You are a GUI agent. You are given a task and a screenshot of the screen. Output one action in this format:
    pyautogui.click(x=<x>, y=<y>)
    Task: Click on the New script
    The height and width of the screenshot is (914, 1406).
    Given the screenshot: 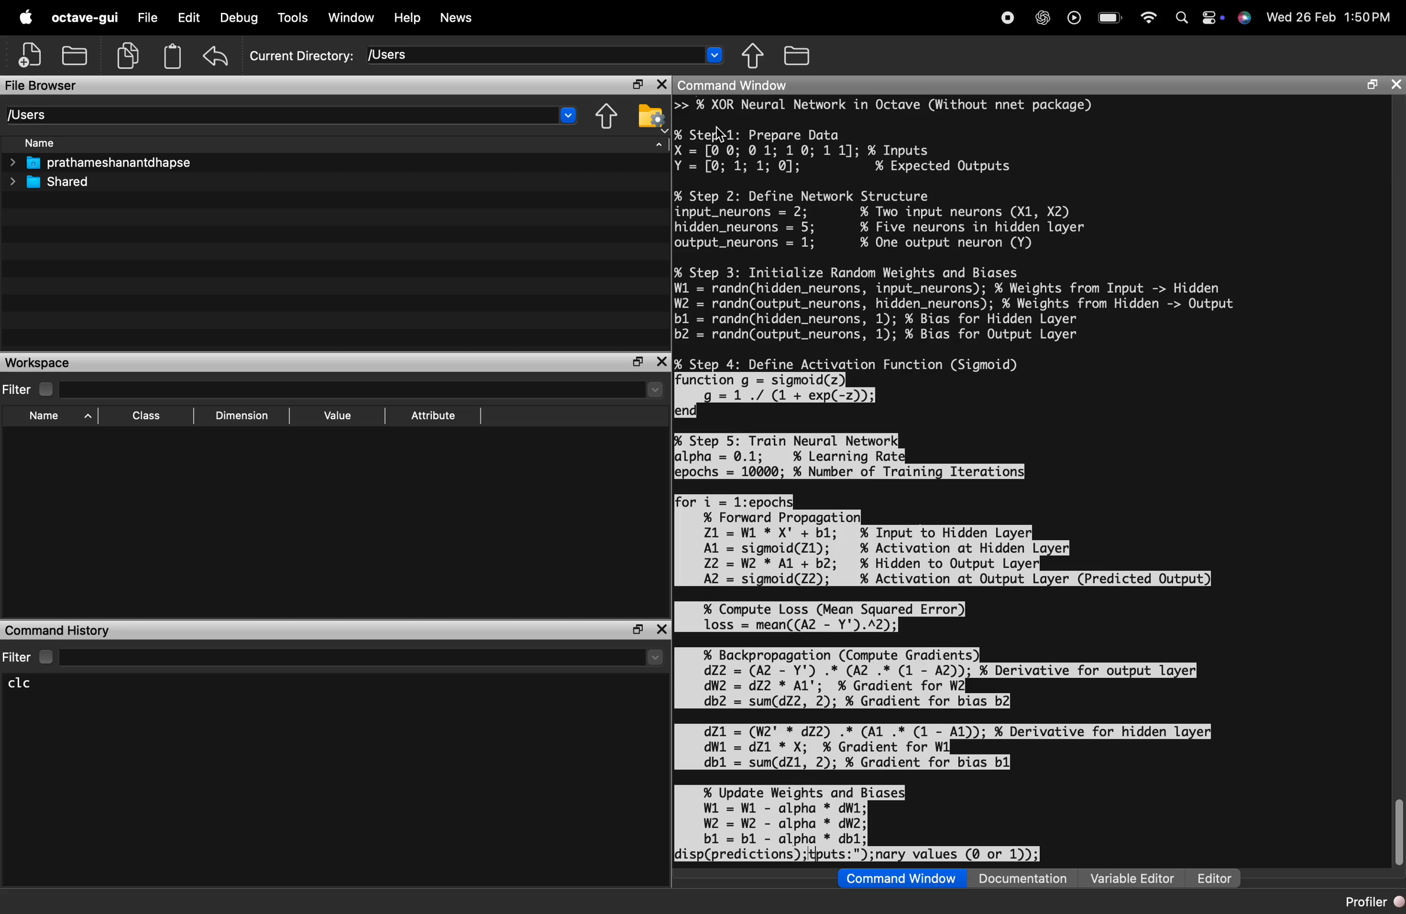 What is the action you would take?
    pyautogui.click(x=31, y=56)
    